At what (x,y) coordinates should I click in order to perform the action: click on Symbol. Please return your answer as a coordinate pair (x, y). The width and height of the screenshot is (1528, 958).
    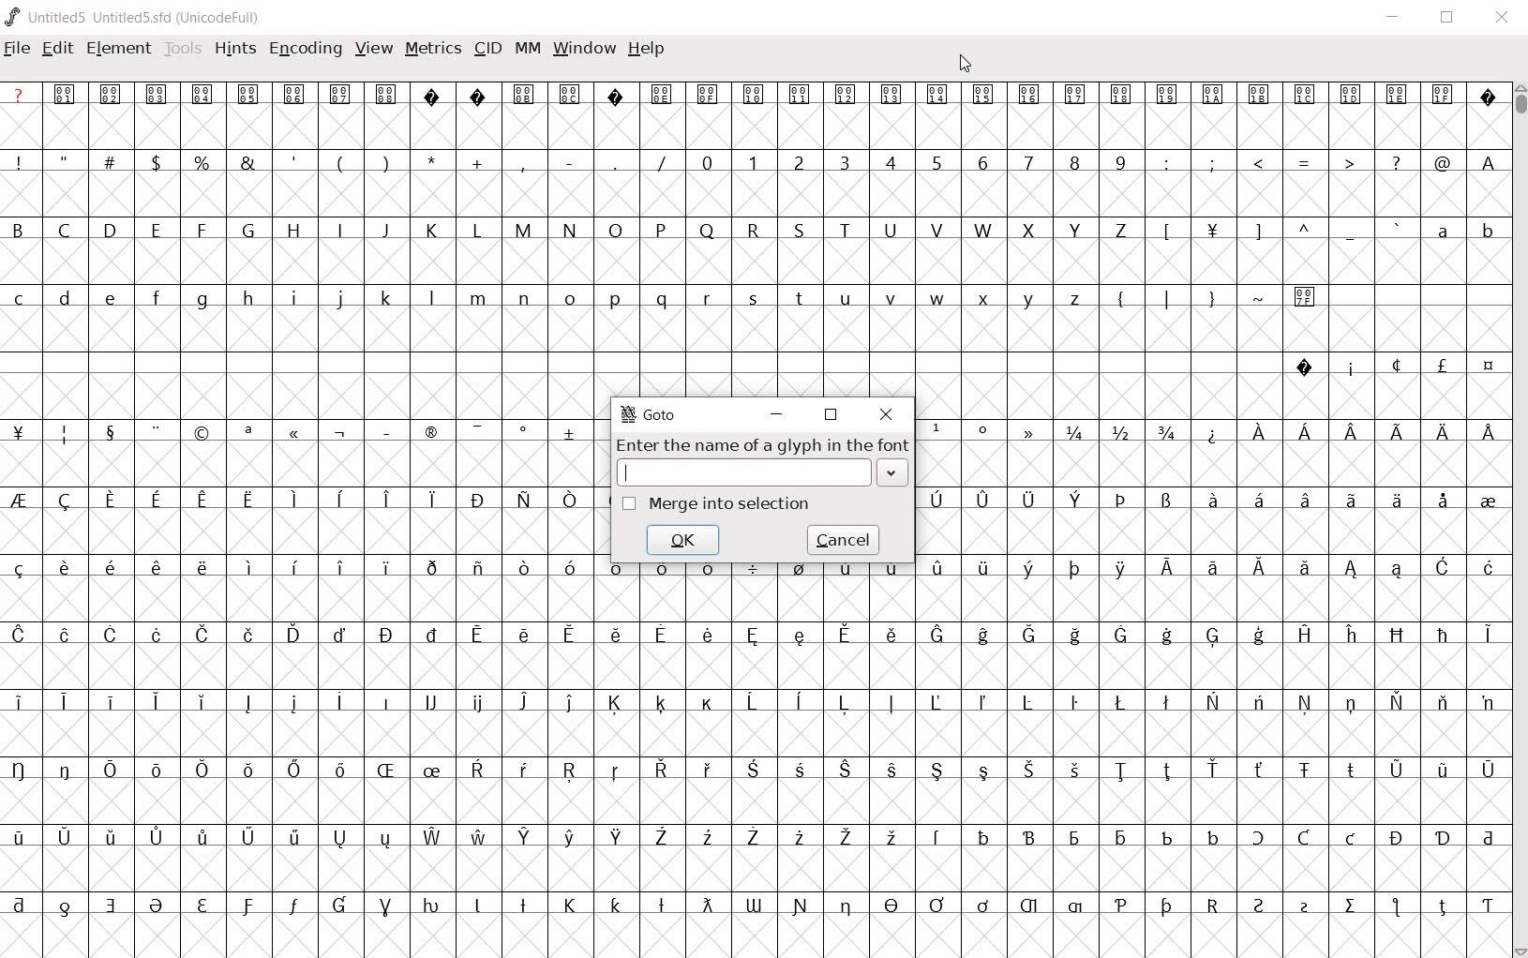
    Looking at the image, I should click on (755, 95).